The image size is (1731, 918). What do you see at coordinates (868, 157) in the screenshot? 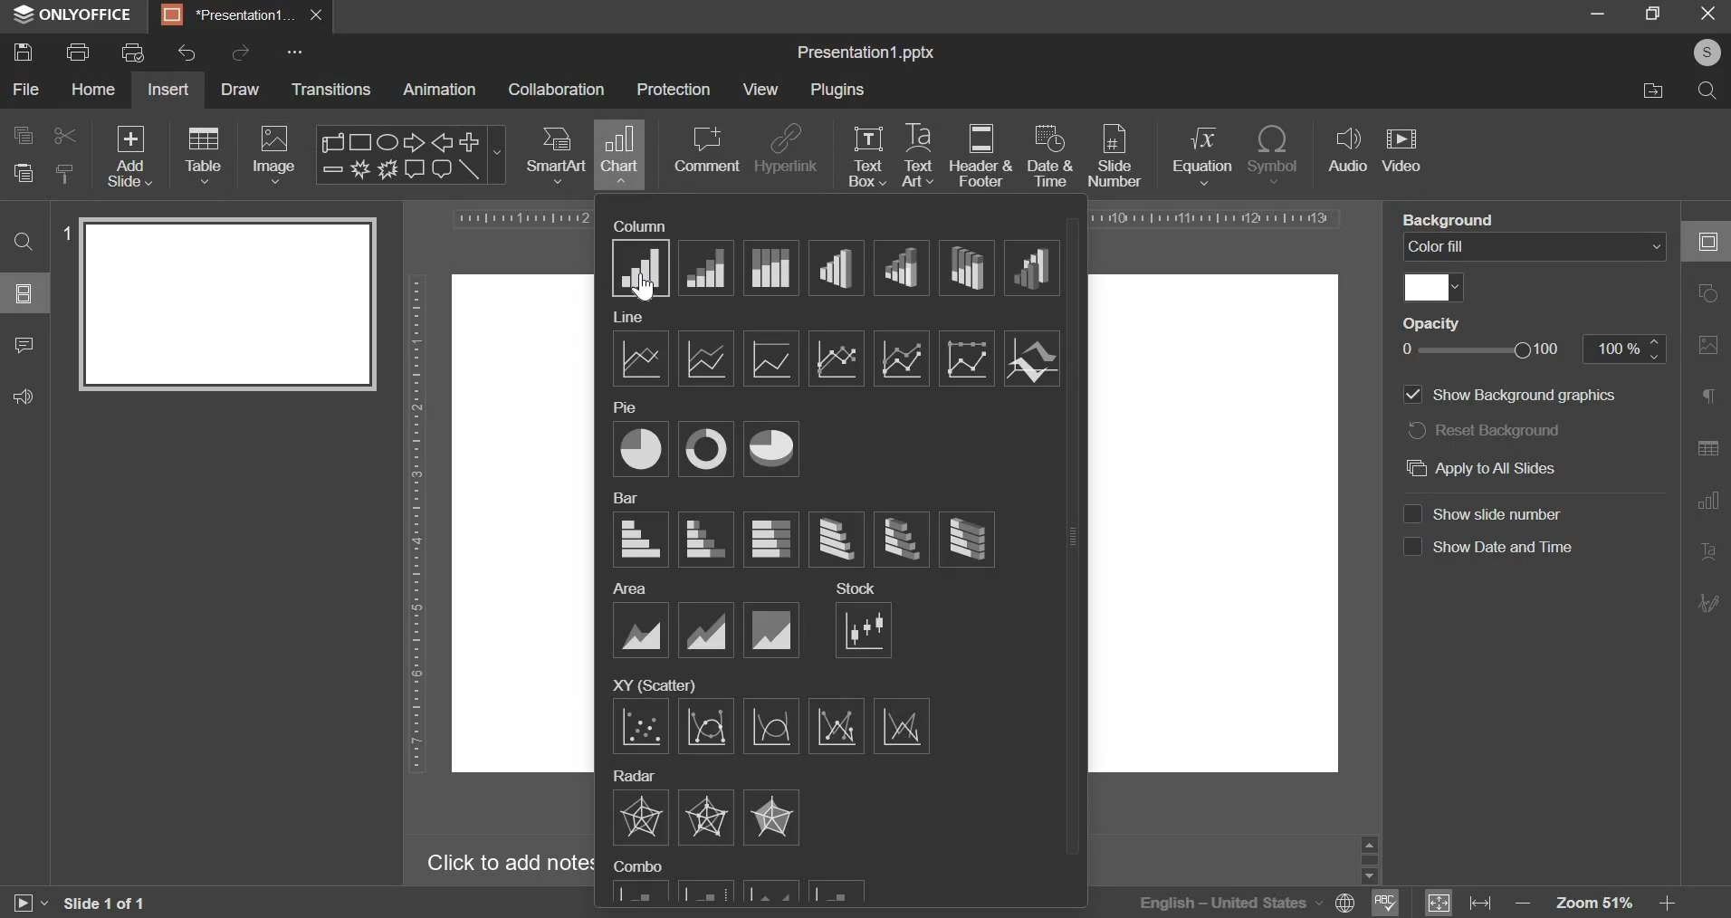
I see `text box` at bounding box center [868, 157].